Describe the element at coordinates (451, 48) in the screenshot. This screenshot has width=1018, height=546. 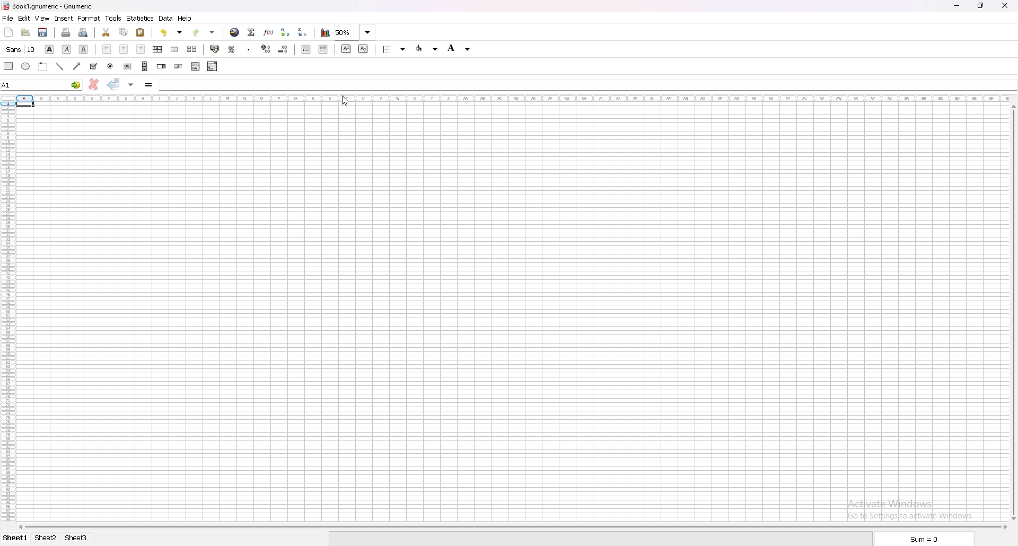
I see `background` at that location.